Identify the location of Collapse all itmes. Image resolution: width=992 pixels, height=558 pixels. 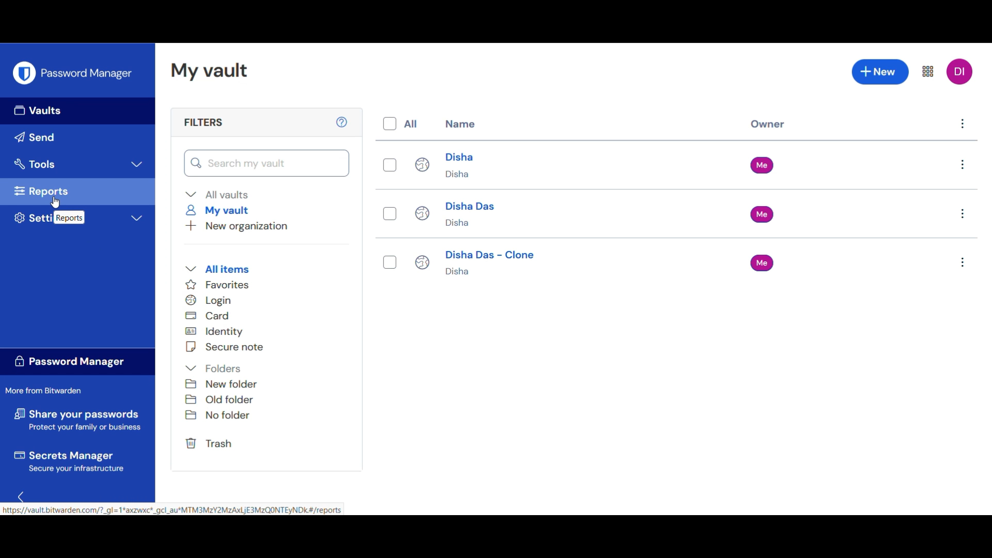
(216, 269).